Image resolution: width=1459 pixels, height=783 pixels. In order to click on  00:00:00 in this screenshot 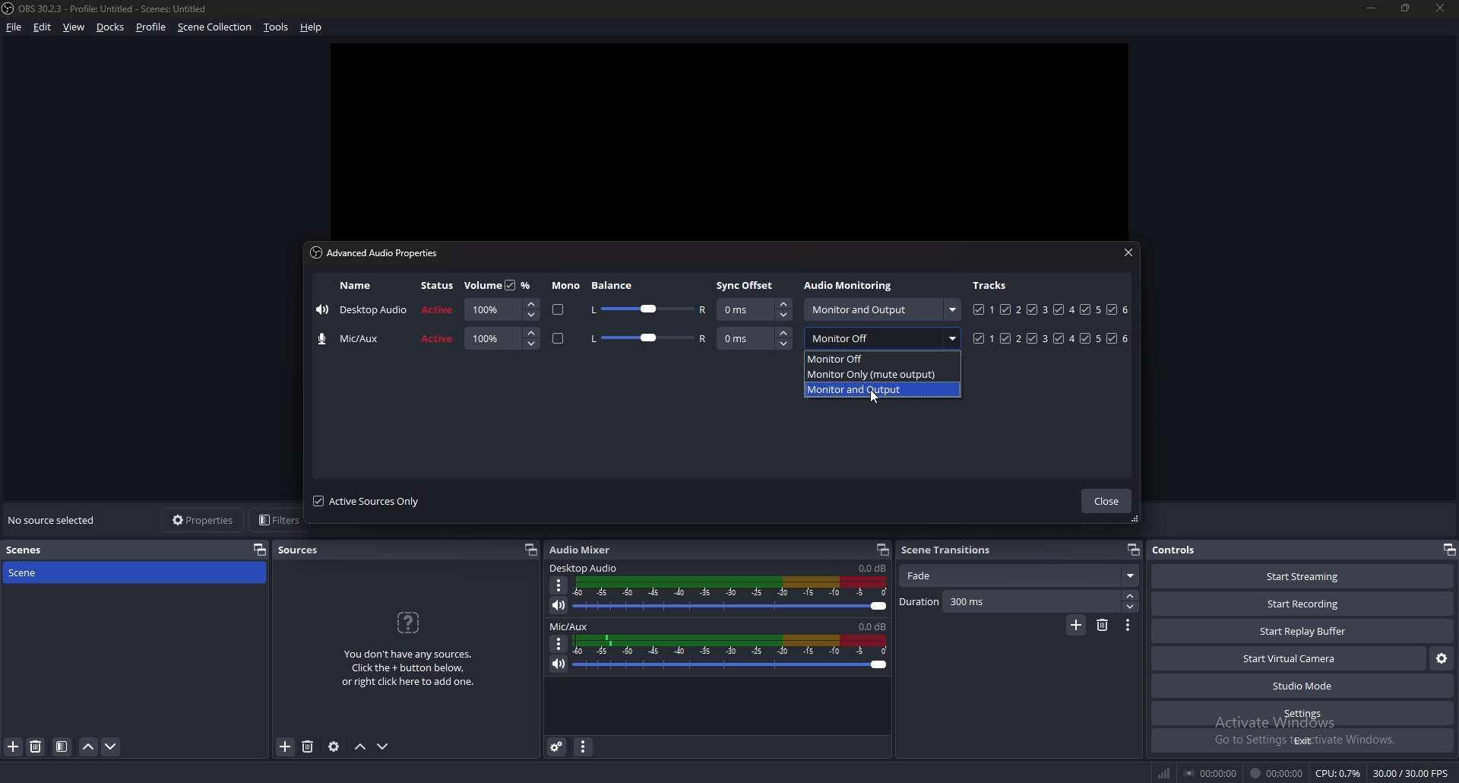, I will do `click(1279, 774)`.